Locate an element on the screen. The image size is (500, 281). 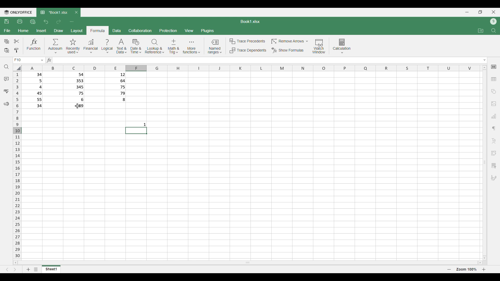
Filled cells is located at coordinates (116, 87).